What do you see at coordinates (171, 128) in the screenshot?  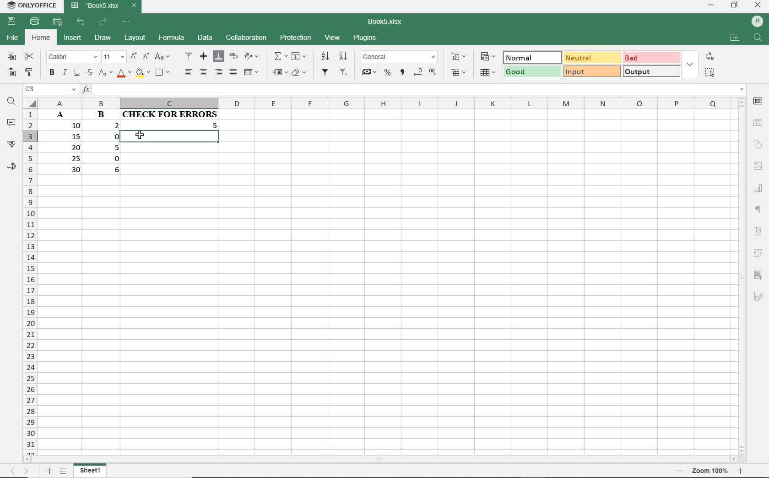 I see `cHECK FOR ERRORS` at bounding box center [171, 128].